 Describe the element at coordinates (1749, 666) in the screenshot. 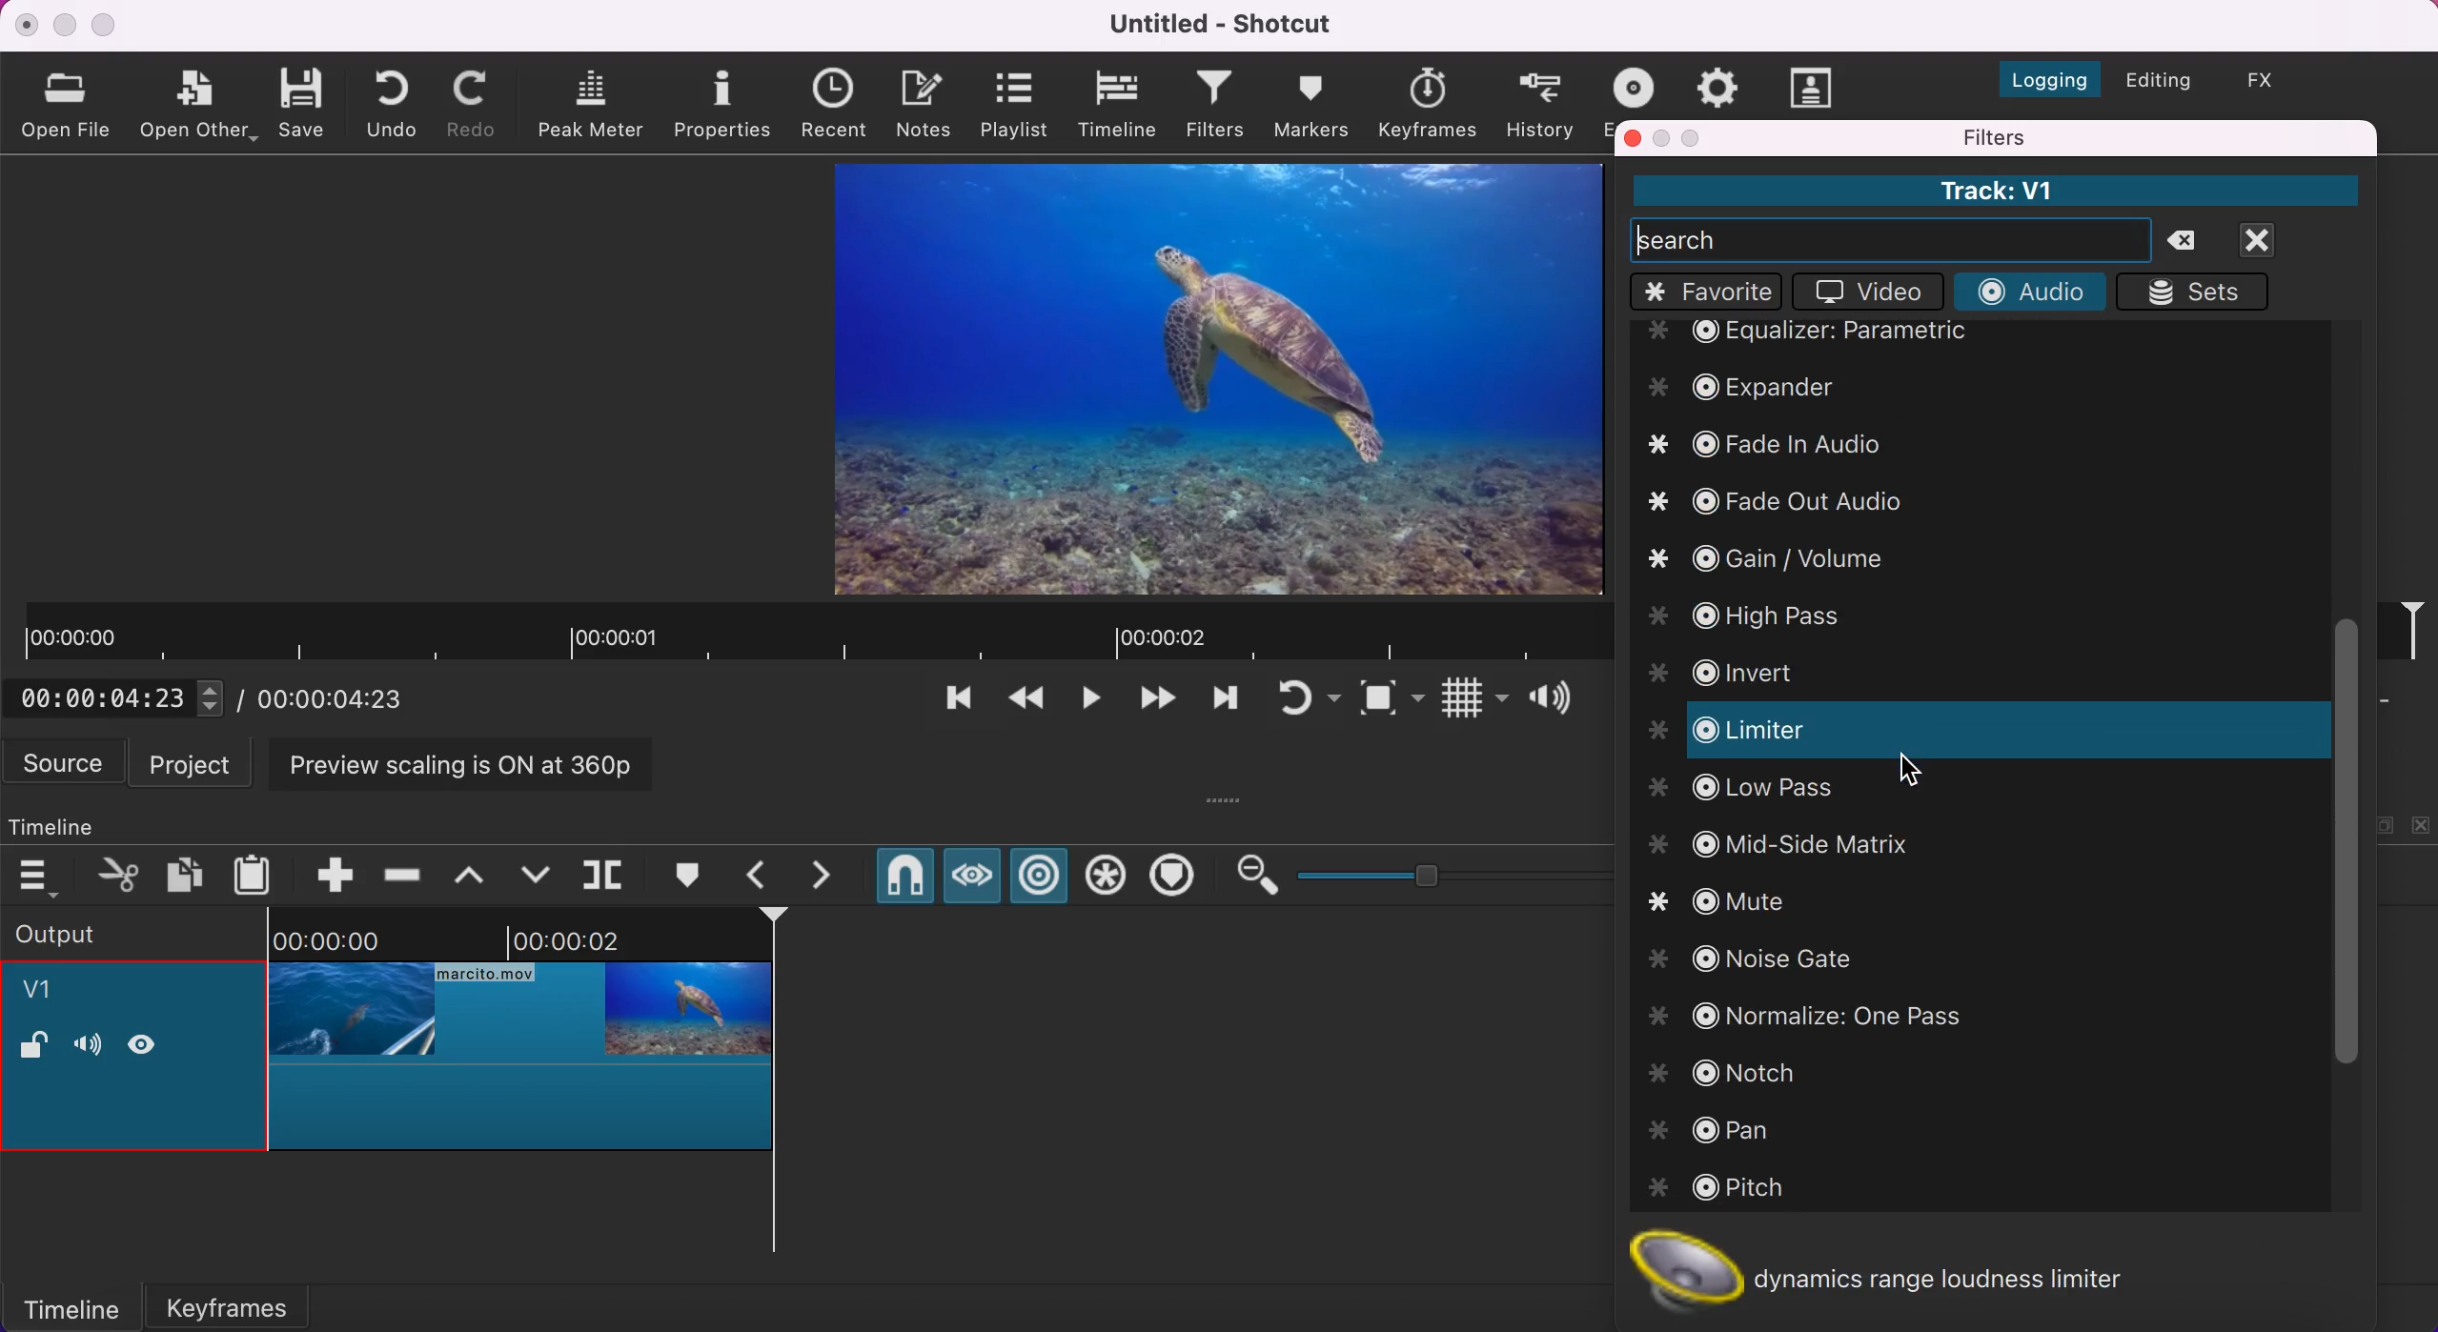

I see `invert` at that location.